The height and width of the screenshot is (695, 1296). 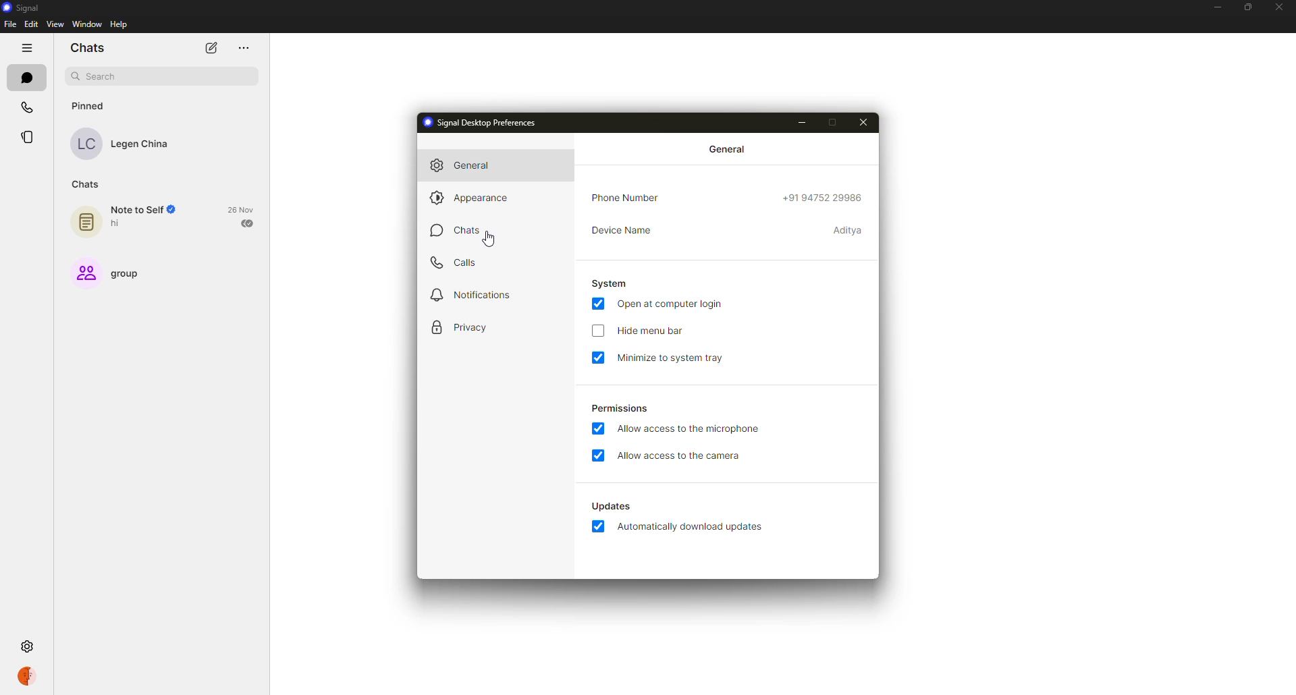 I want to click on phone number, so click(x=624, y=198).